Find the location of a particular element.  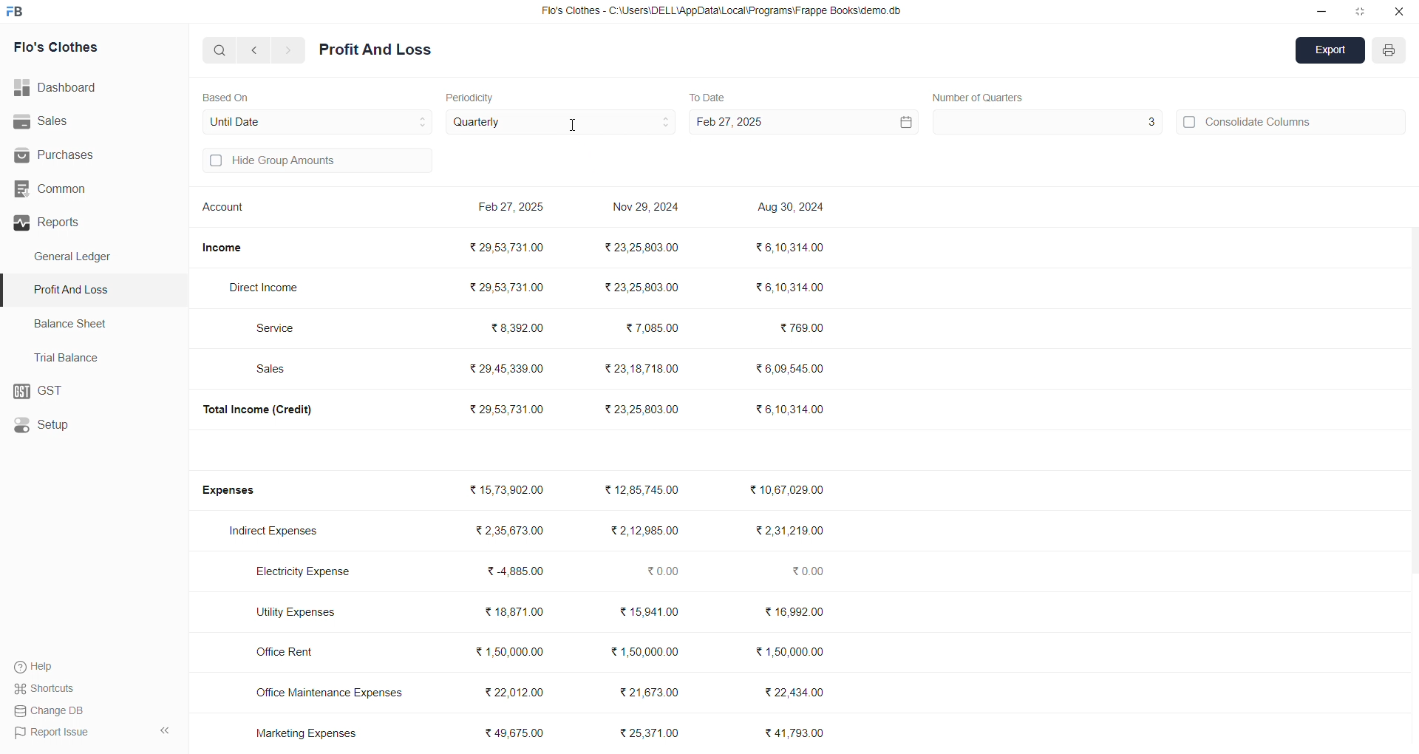

₹150,000.00 is located at coordinates (644, 653).